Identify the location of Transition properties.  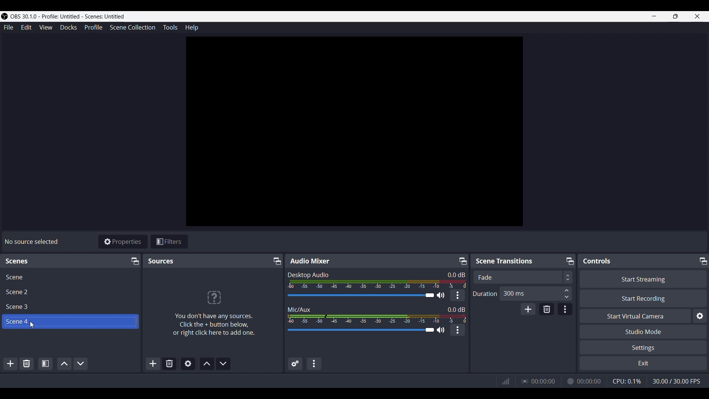
(564, 309).